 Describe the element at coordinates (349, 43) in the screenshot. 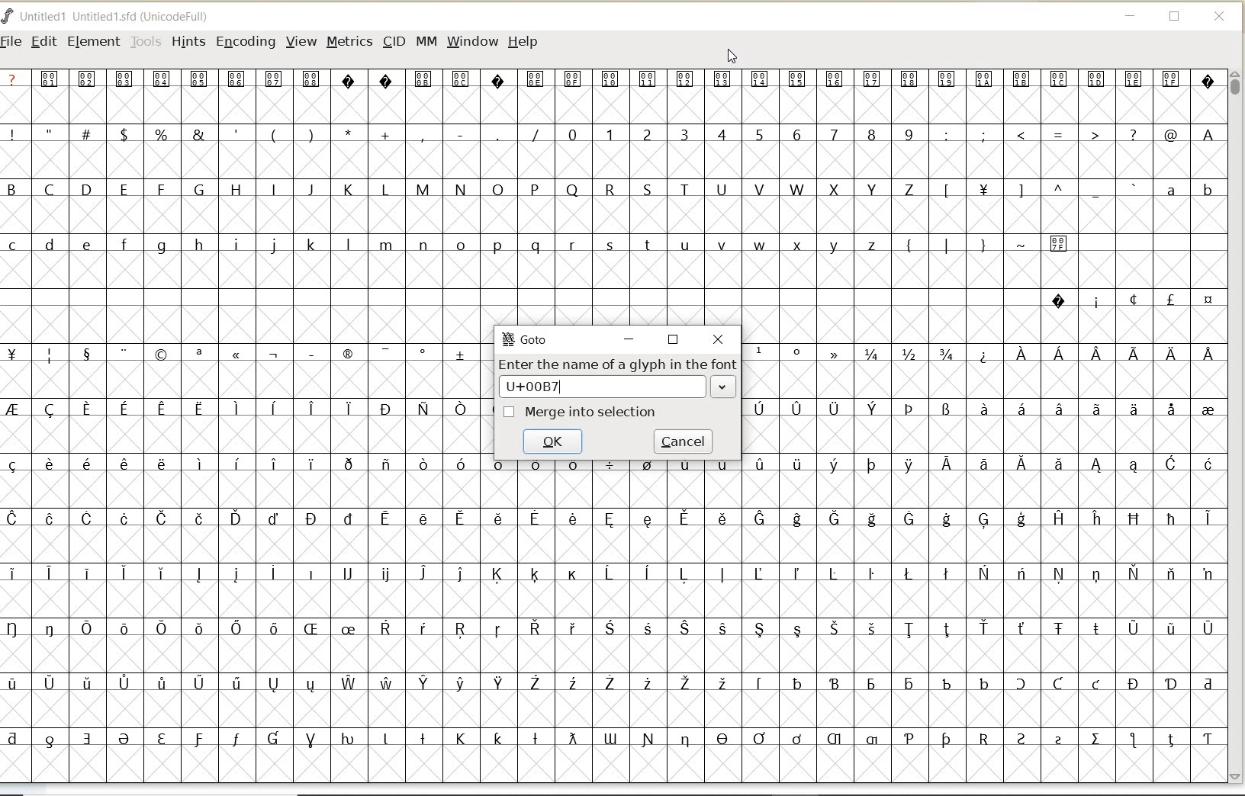

I see `METRICS` at that location.